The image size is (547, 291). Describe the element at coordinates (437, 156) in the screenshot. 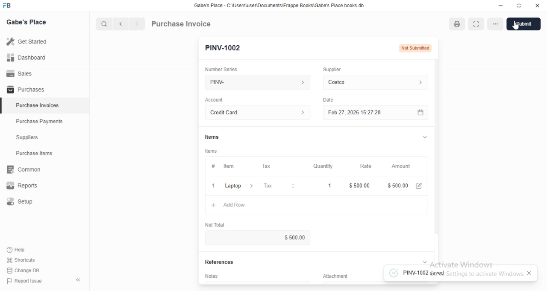

I see `Vertical slide bar` at that location.